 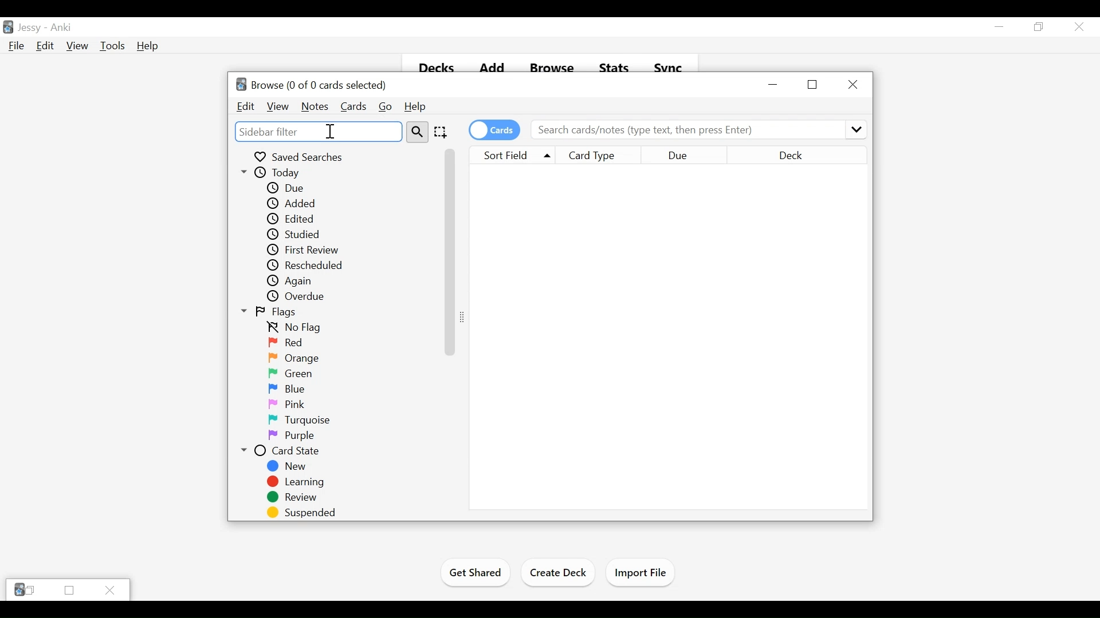 I want to click on Green, so click(x=291, y=374).